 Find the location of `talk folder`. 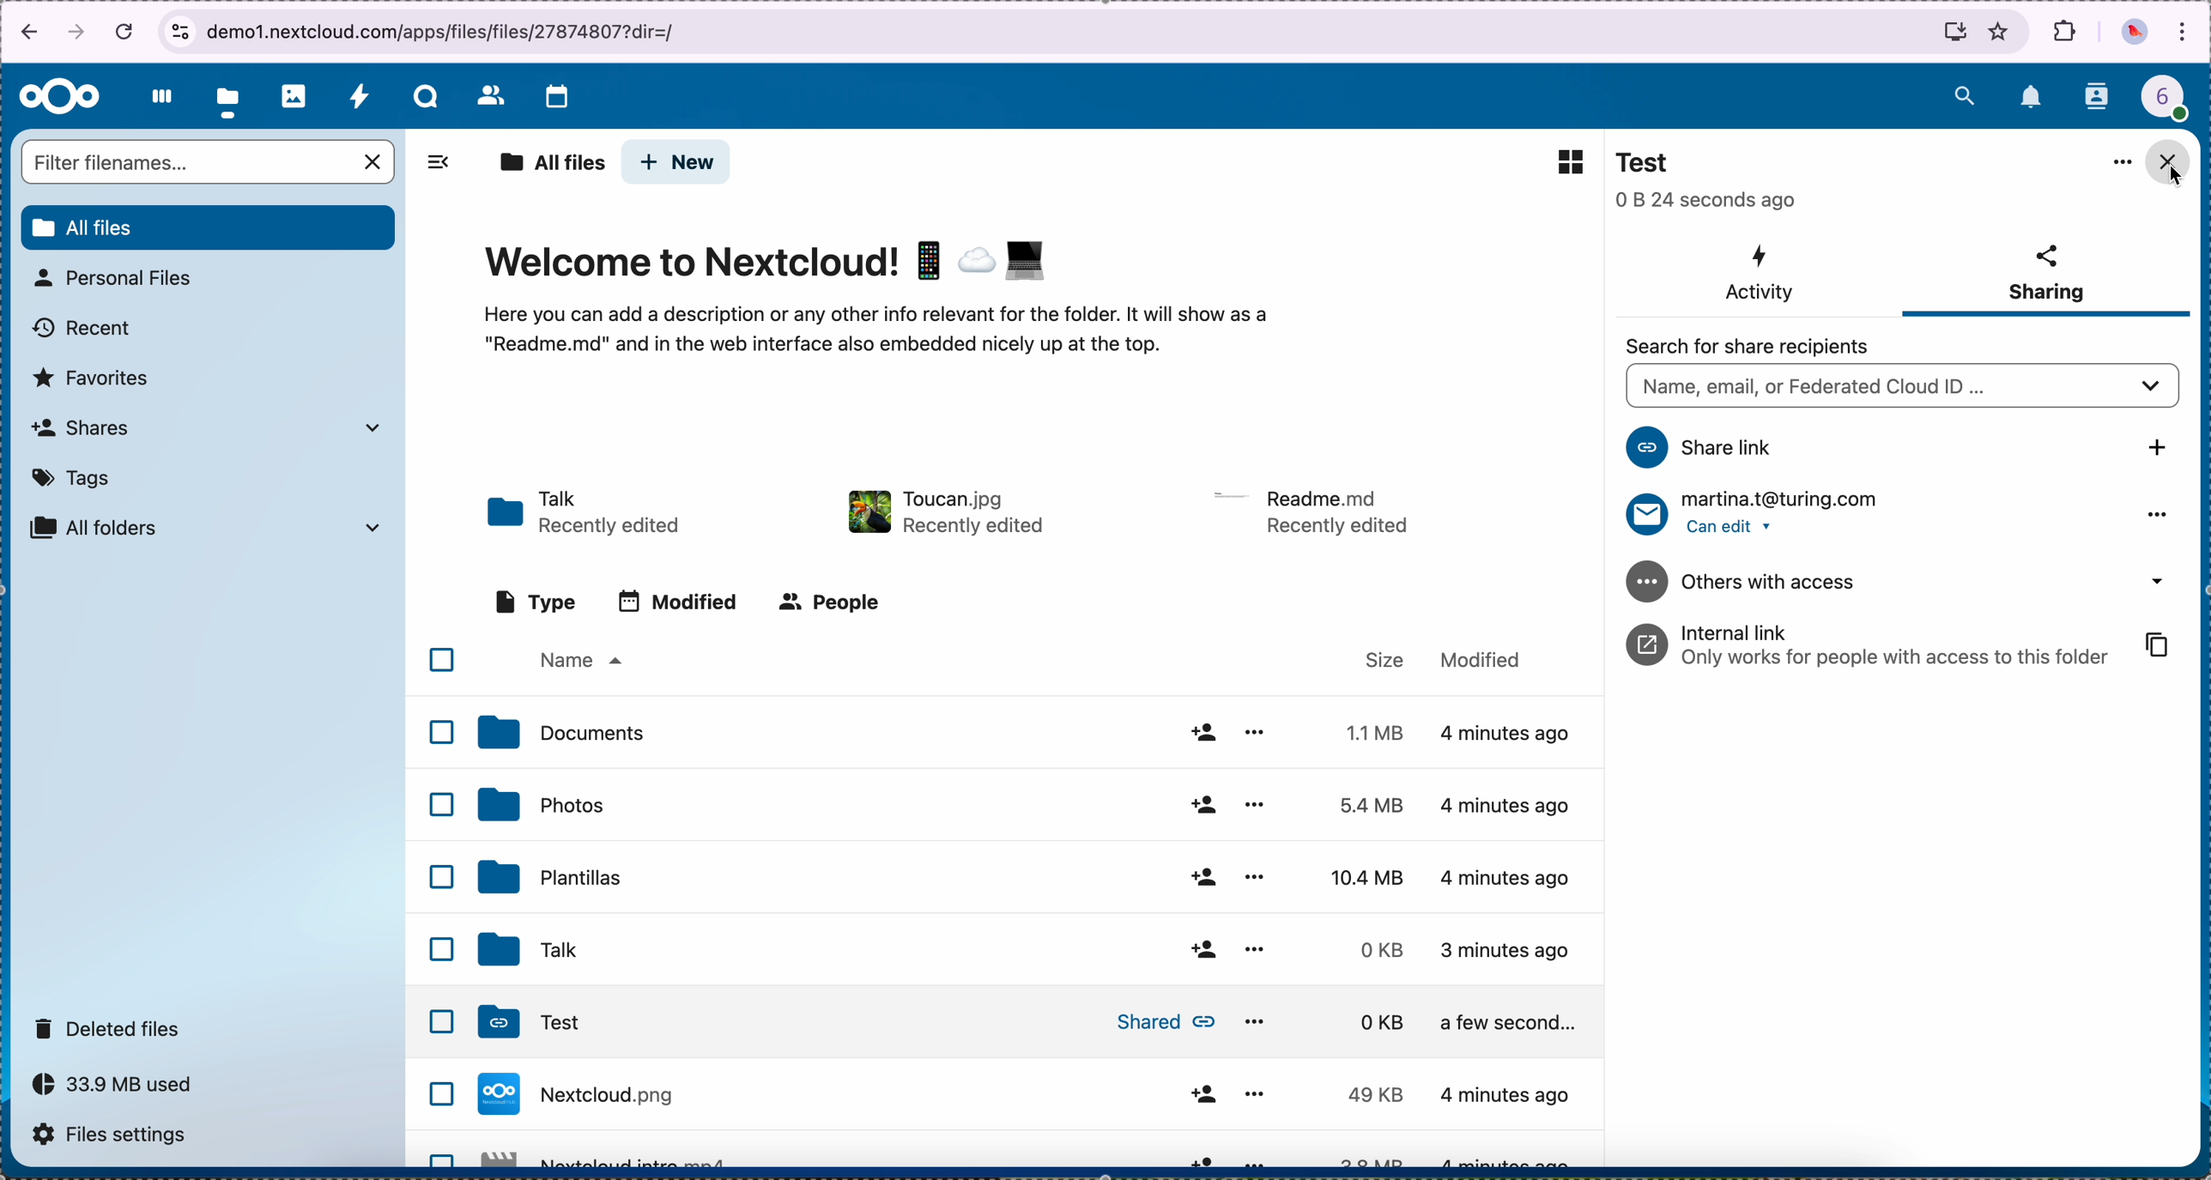

talk folder is located at coordinates (587, 514).